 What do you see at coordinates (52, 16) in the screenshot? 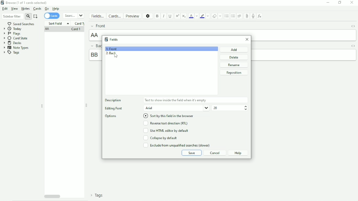
I see `Cards` at bounding box center [52, 16].